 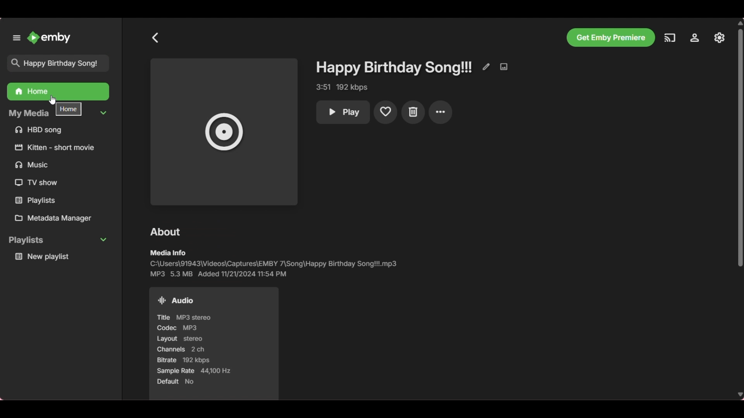 What do you see at coordinates (38, 200) in the screenshot?
I see `Playlists` at bounding box center [38, 200].